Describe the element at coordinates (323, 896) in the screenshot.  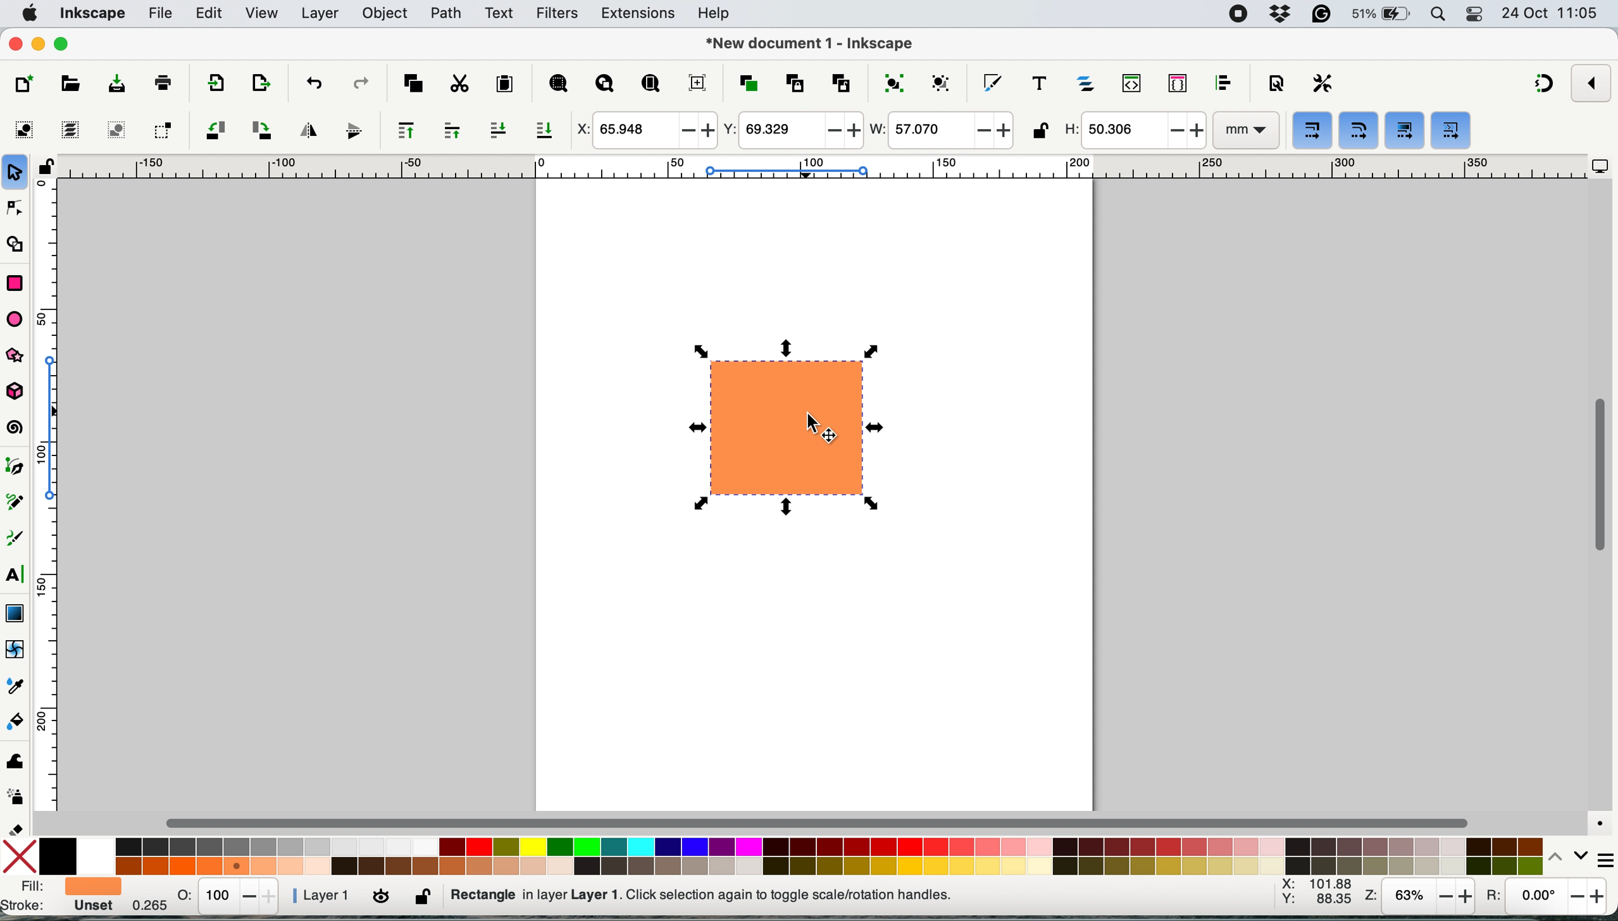
I see `layer 1` at that location.